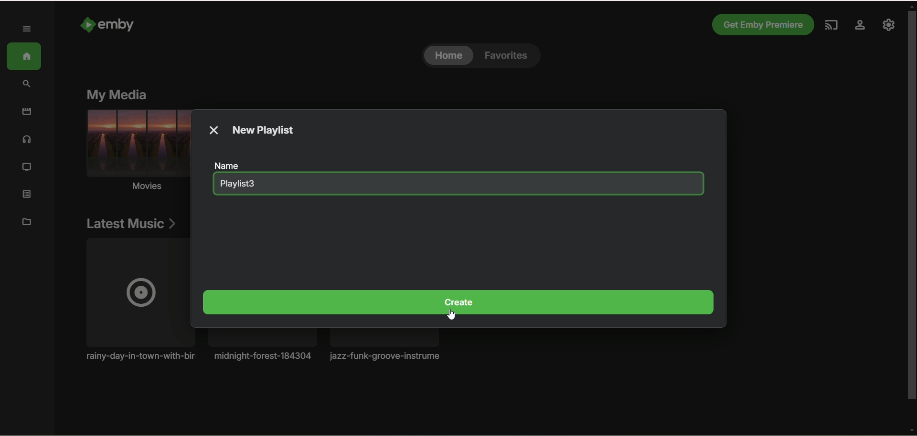 The height and width of the screenshot is (436, 917). Describe the element at coordinates (27, 112) in the screenshot. I see `movies` at that location.